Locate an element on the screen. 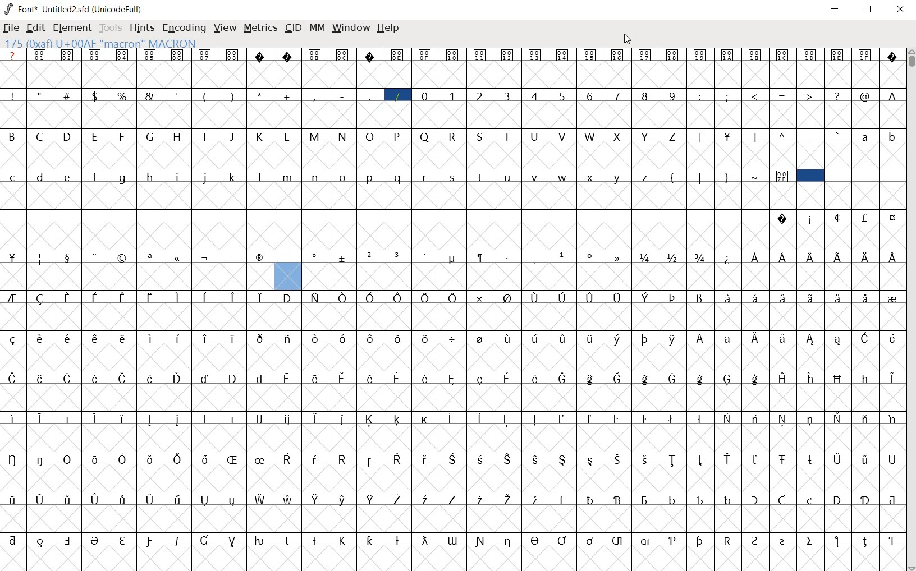 Image resolution: width=916 pixels, height=571 pixels. Symbol is located at coordinates (207, 460).